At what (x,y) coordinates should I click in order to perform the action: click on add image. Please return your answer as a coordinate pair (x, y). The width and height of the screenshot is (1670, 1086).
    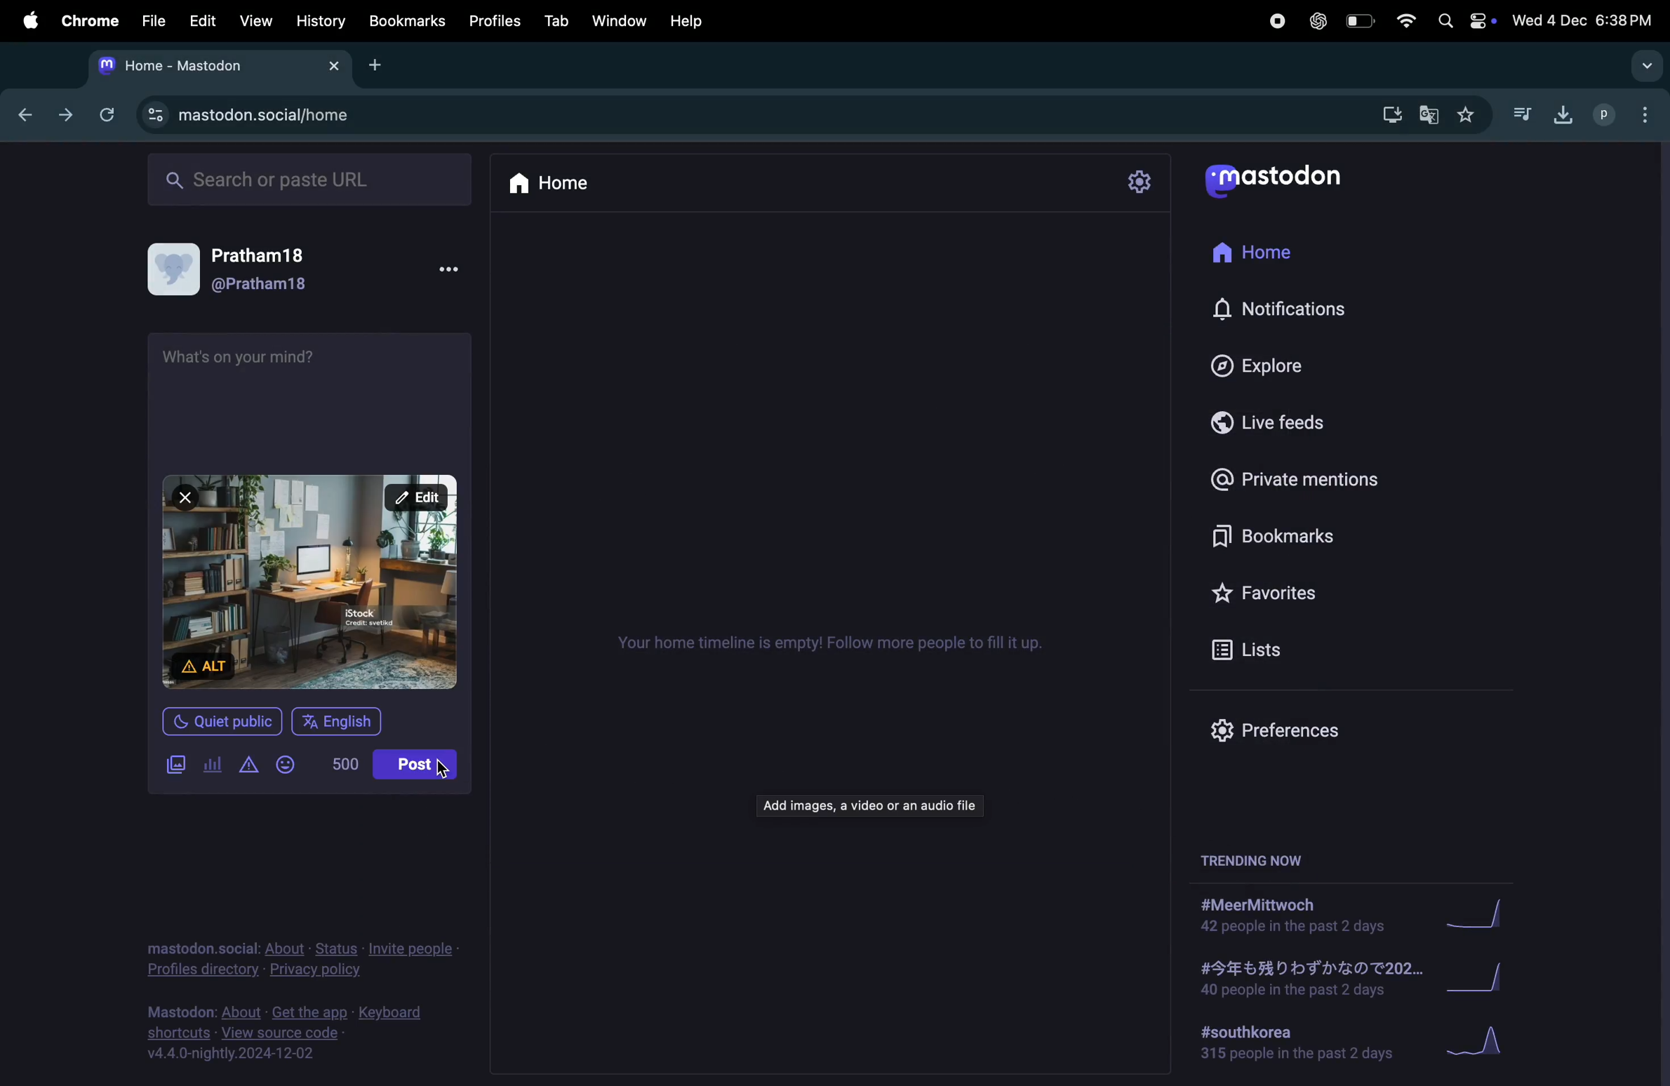
    Looking at the image, I should click on (171, 765).